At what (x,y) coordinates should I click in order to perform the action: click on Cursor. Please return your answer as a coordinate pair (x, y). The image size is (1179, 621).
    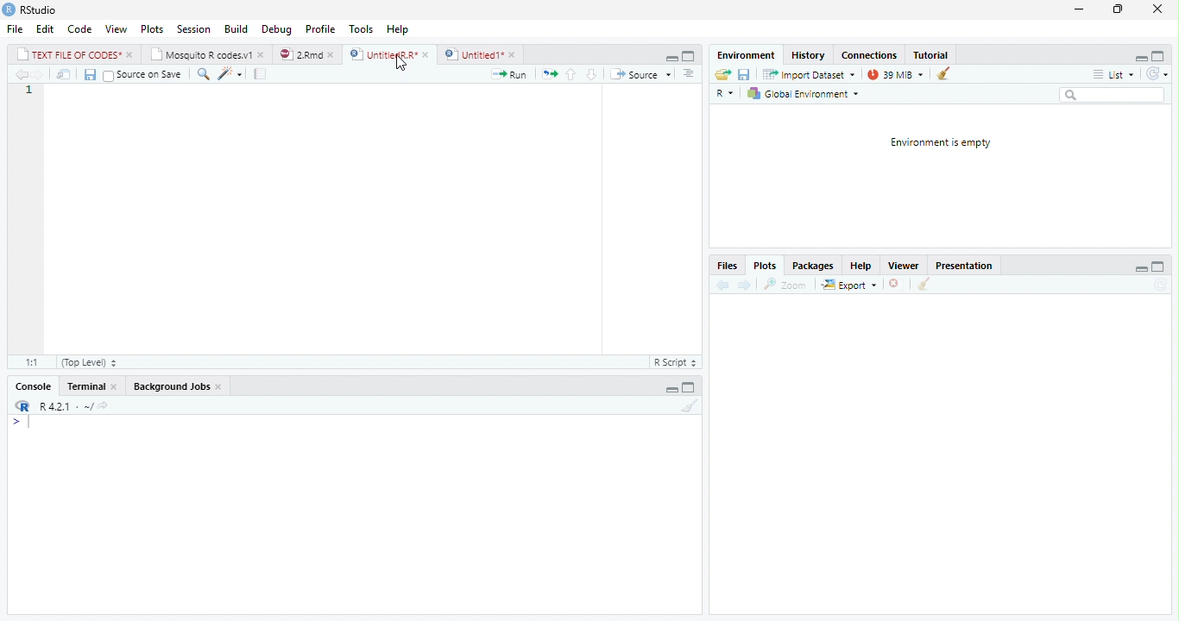
    Looking at the image, I should click on (400, 63).